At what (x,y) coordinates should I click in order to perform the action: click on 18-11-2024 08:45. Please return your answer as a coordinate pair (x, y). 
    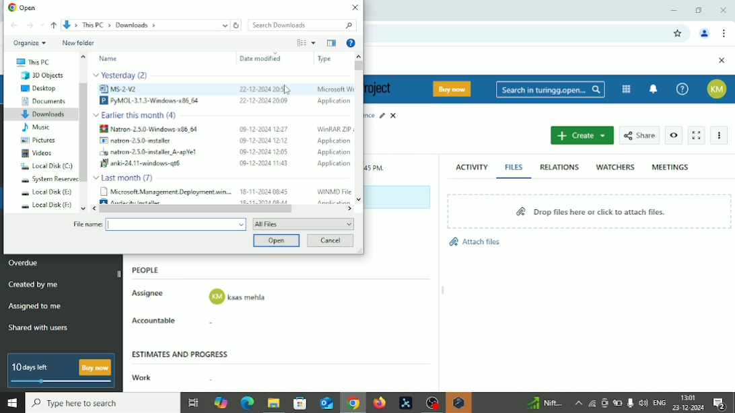
    Looking at the image, I should click on (265, 192).